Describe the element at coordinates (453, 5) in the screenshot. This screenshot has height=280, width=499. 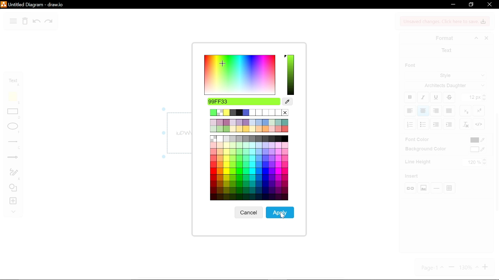
I see `minimize` at that location.